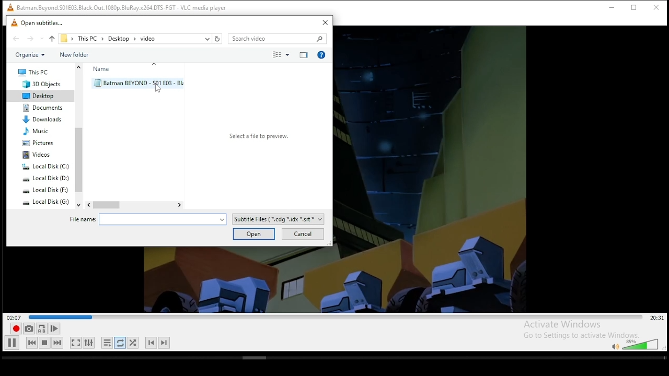  Describe the element at coordinates (336, 357) in the screenshot. I see `scrollbar` at that location.